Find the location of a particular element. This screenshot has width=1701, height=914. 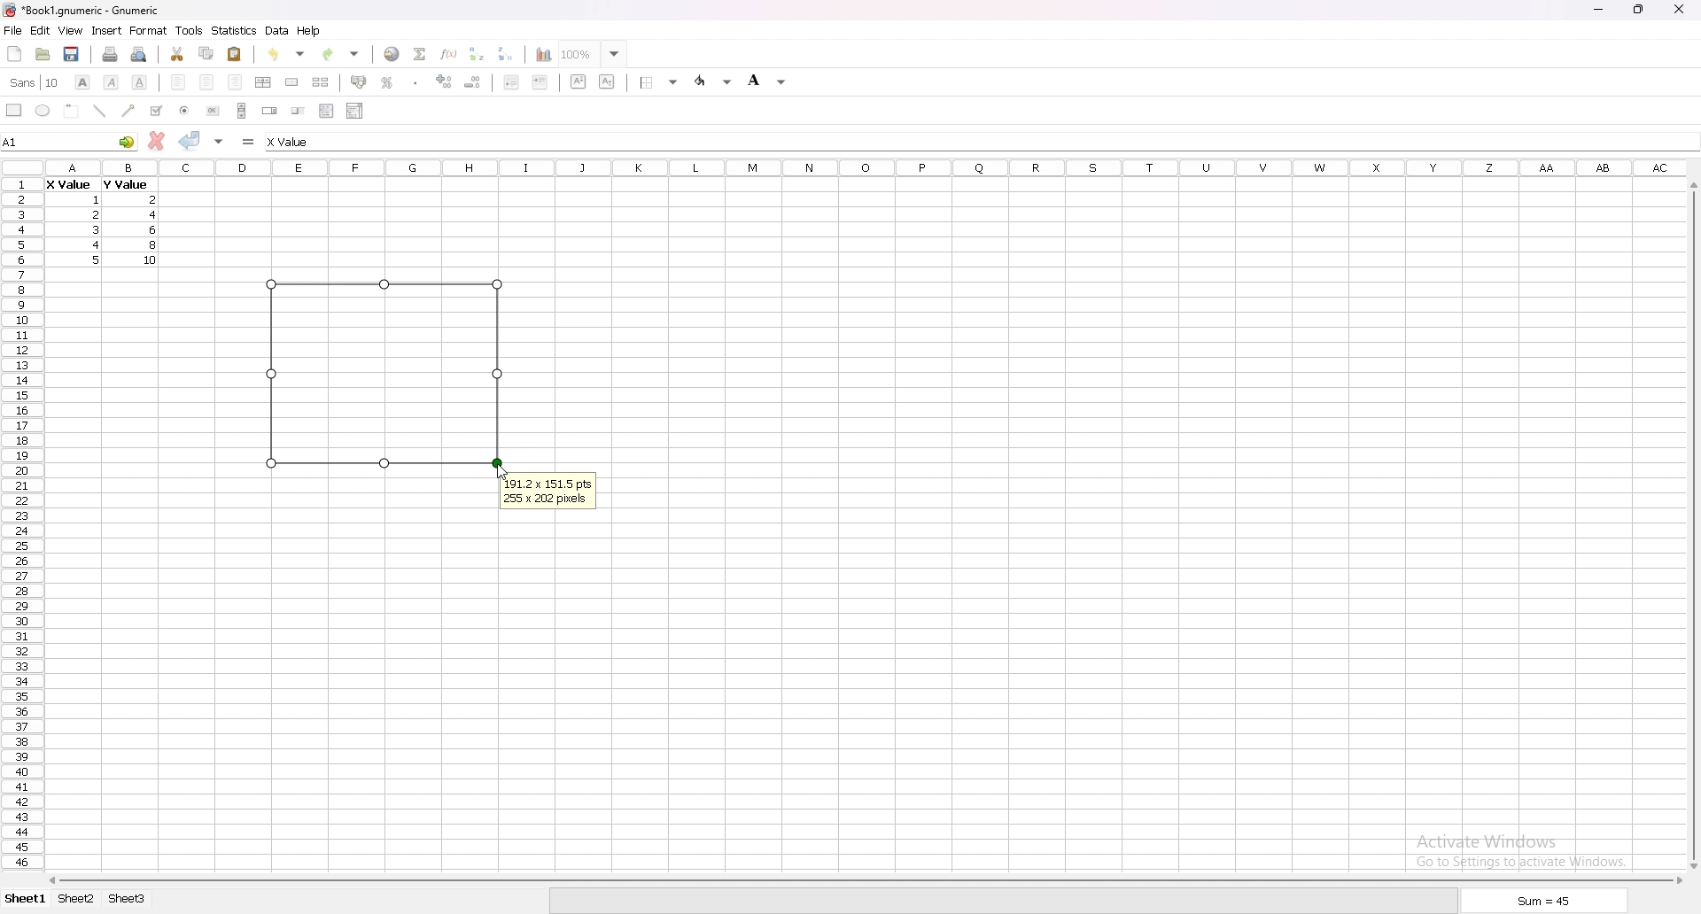

help is located at coordinates (309, 30).